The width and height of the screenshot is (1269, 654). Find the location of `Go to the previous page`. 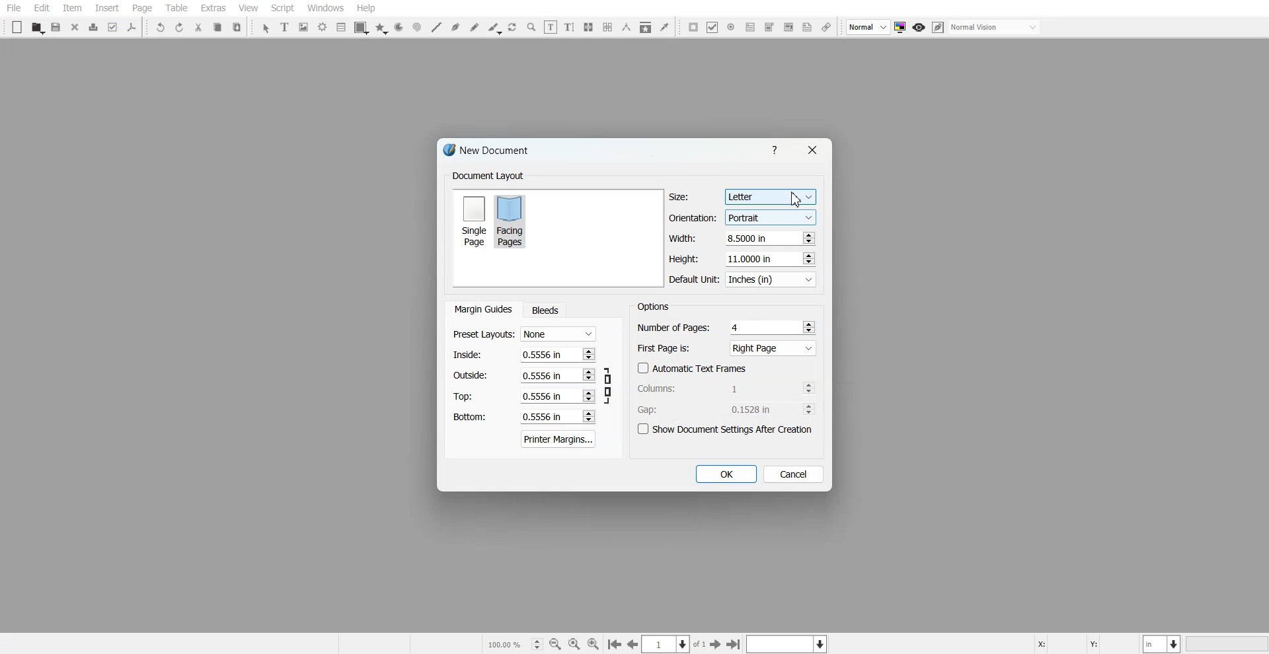

Go to the previous page is located at coordinates (633, 644).